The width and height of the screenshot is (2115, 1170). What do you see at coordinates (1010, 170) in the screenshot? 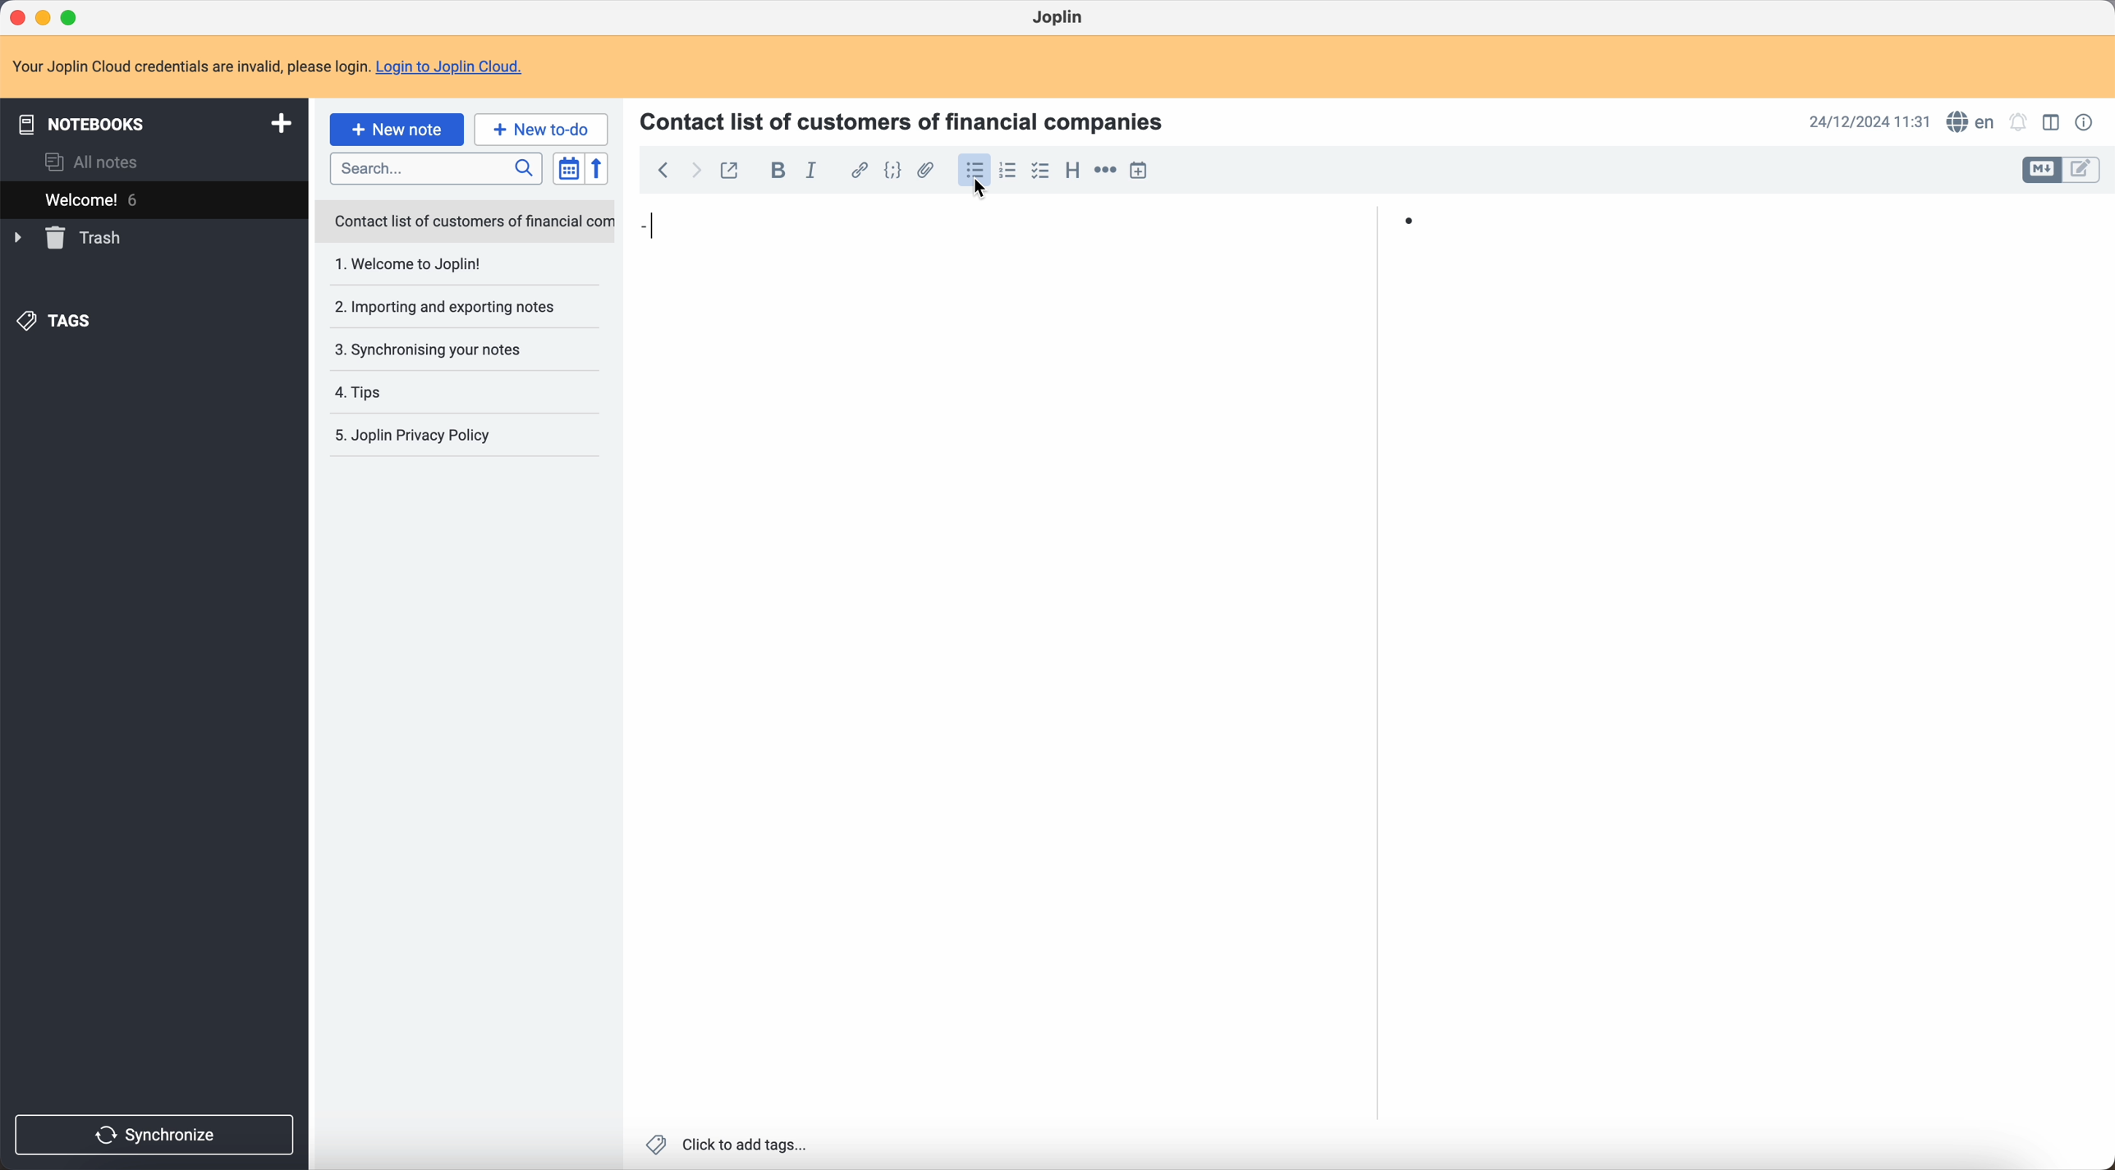
I see `numbered list` at bounding box center [1010, 170].